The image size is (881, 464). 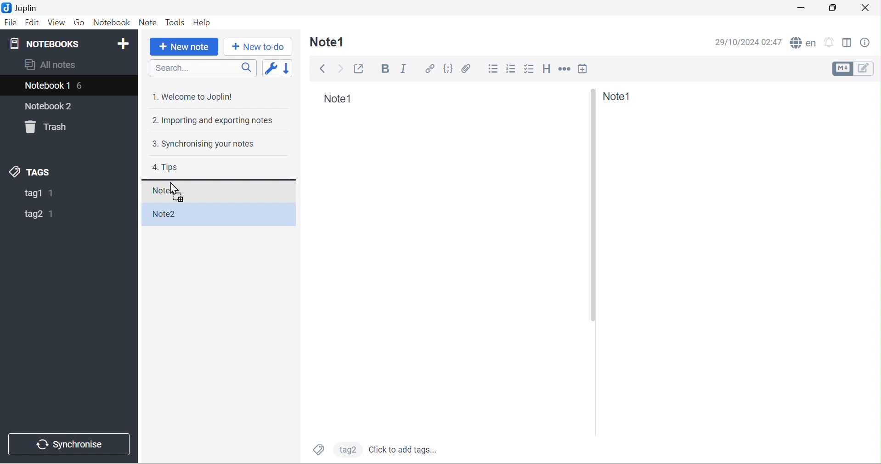 I want to click on 1. Welcome to Joplin!, so click(x=192, y=96).